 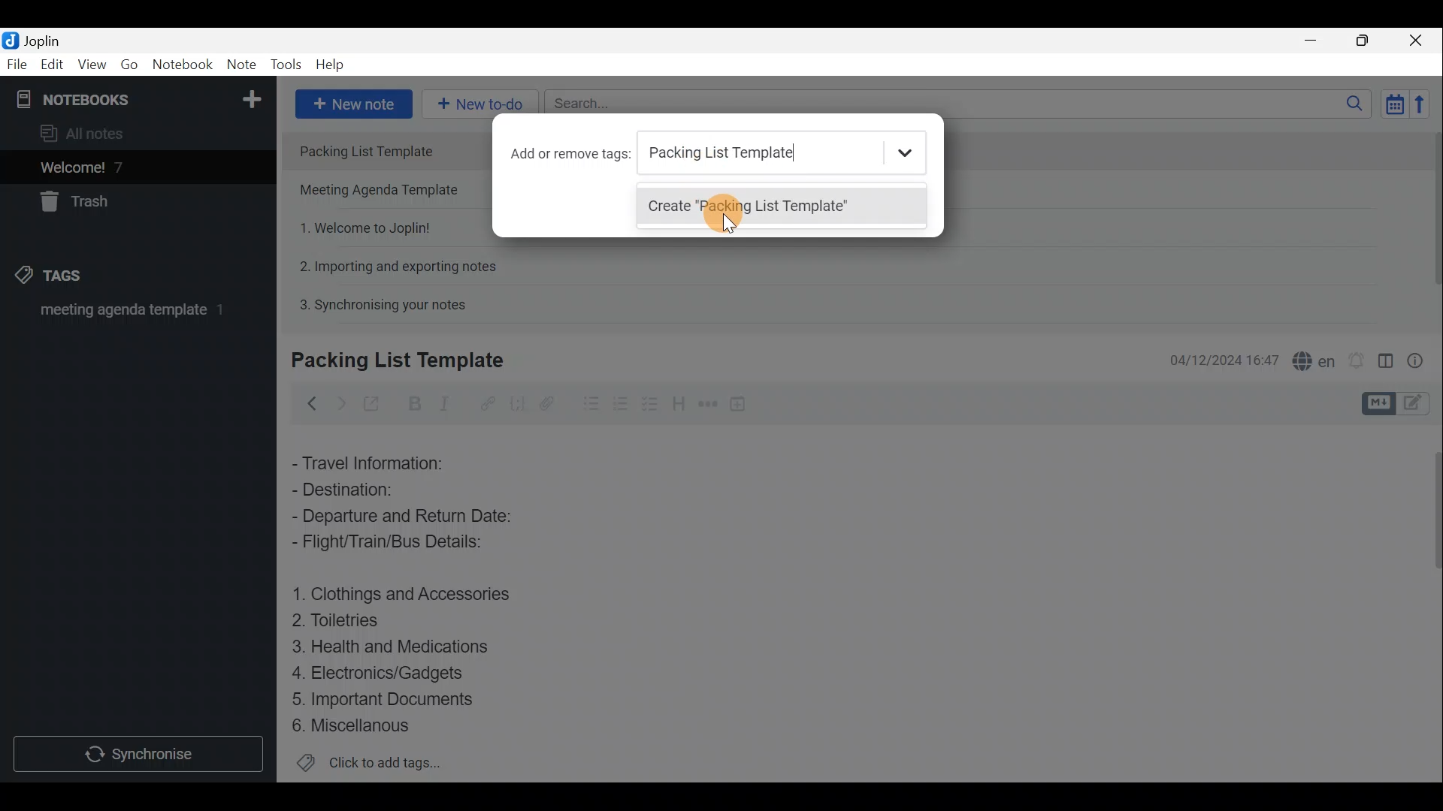 I want to click on Note 4, so click(x=390, y=264).